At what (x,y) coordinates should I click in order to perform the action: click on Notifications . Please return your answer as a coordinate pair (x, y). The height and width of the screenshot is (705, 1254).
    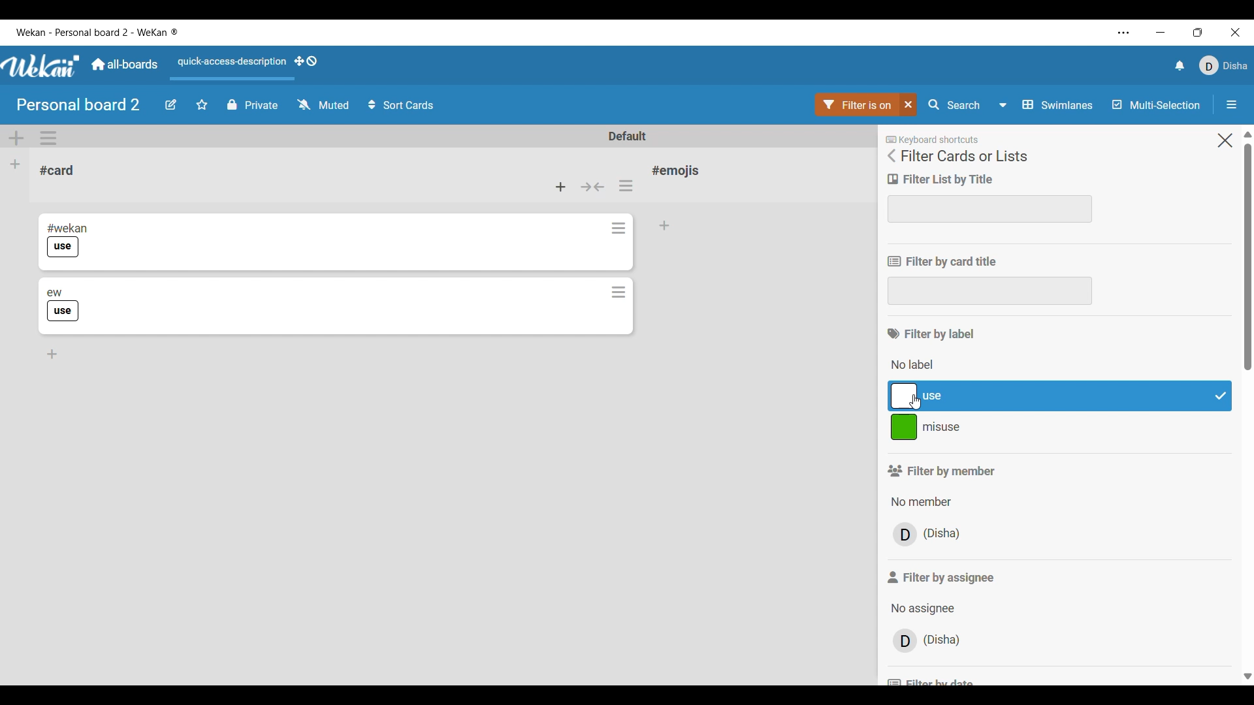
    Looking at the image, I should click on (1180, 66).